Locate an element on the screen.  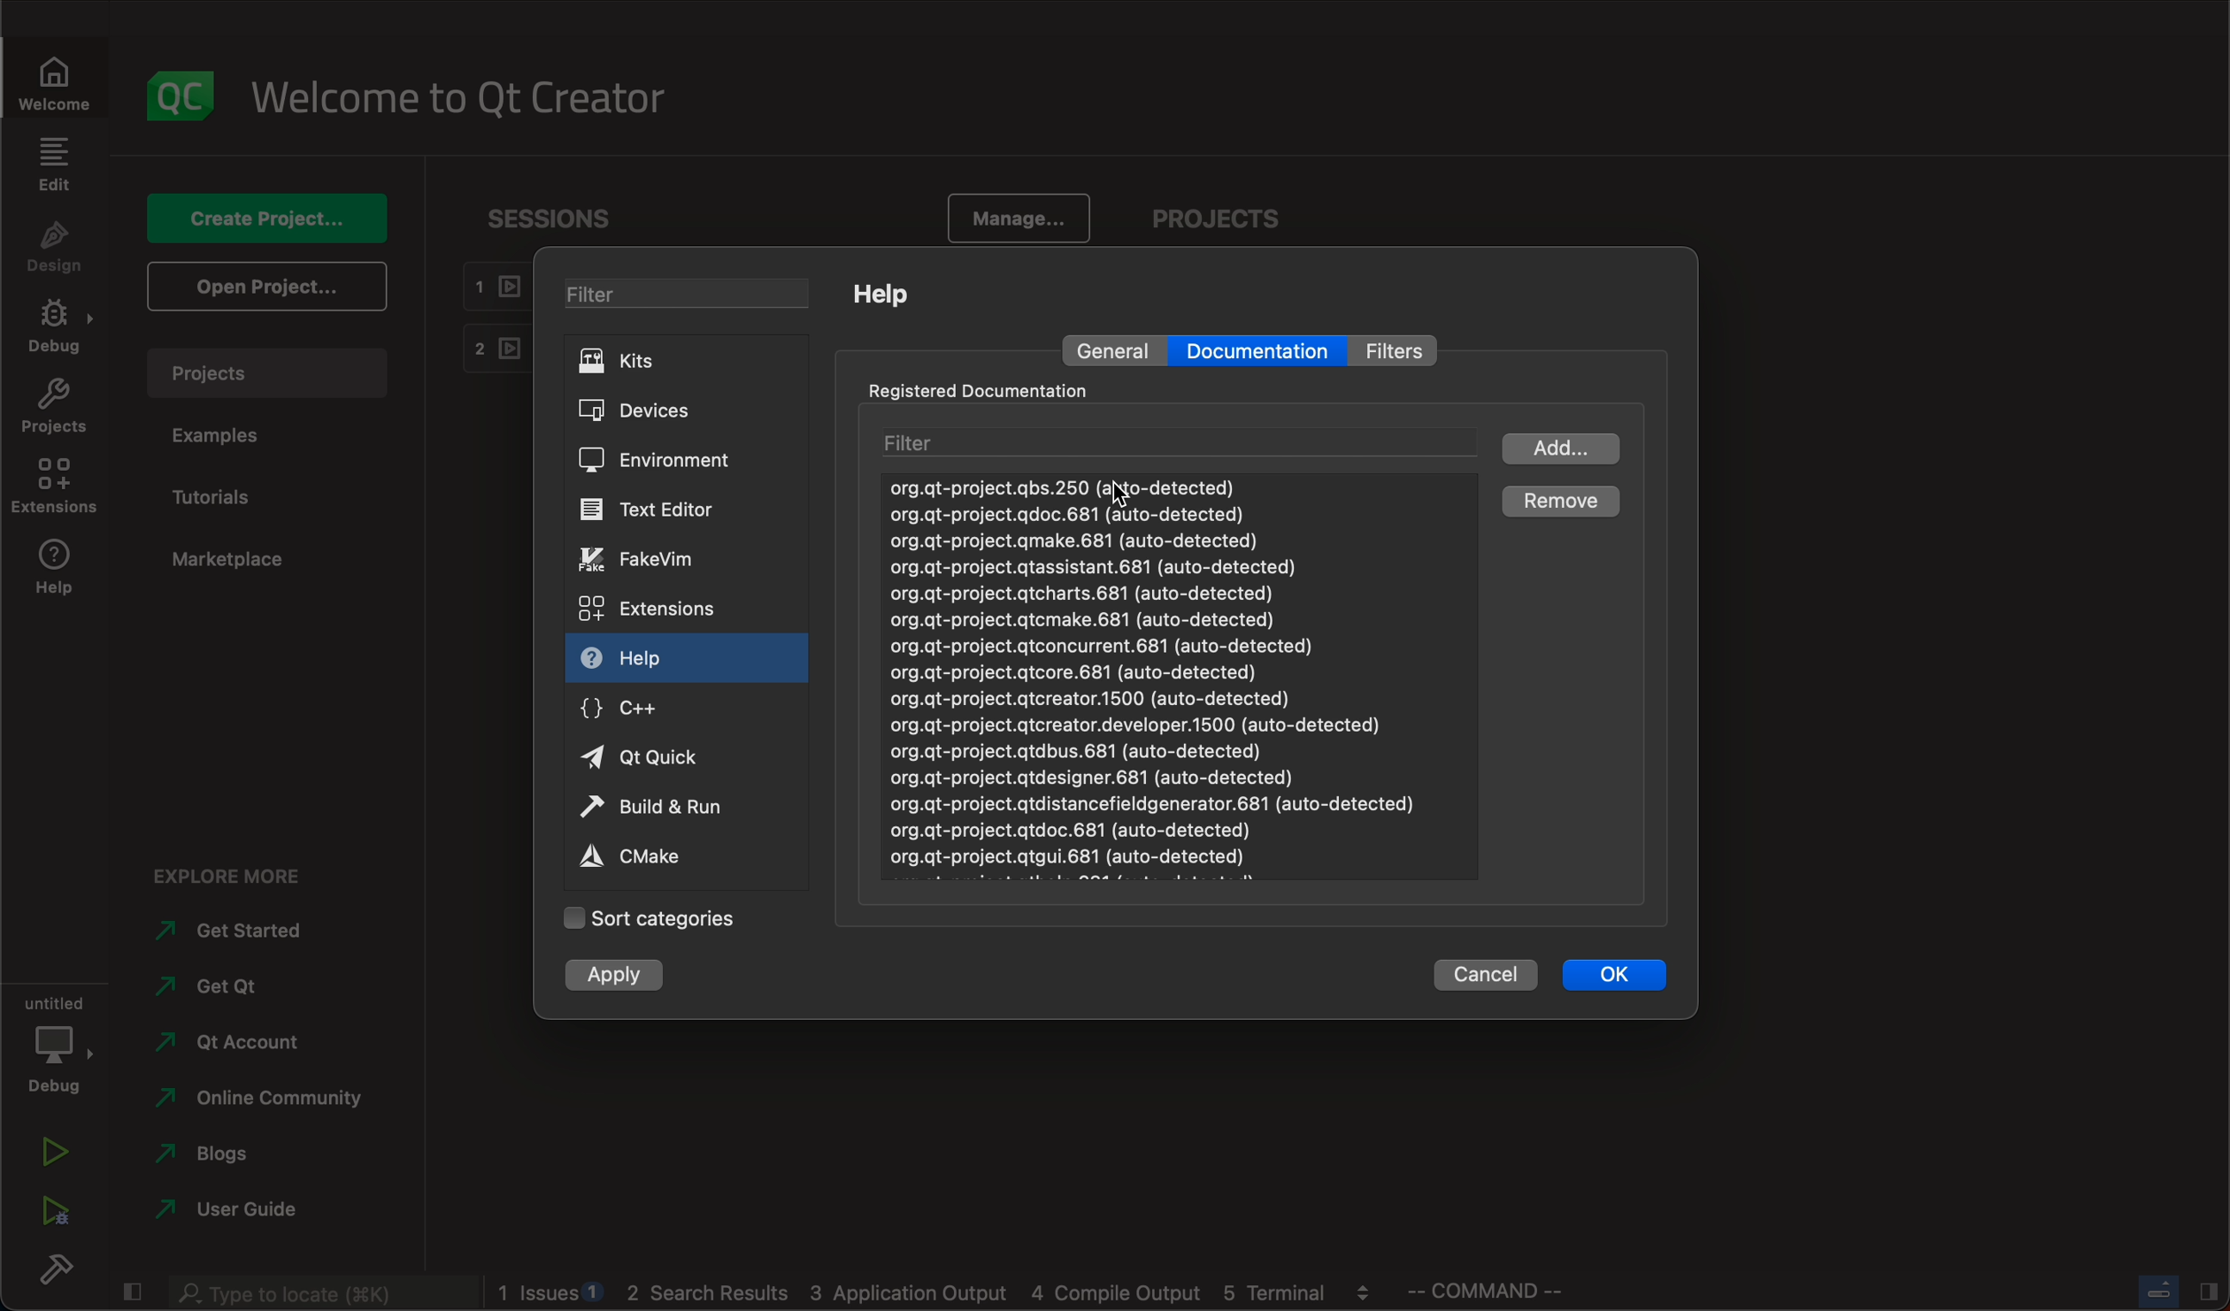
cmake is located at coordinates (652, 857).